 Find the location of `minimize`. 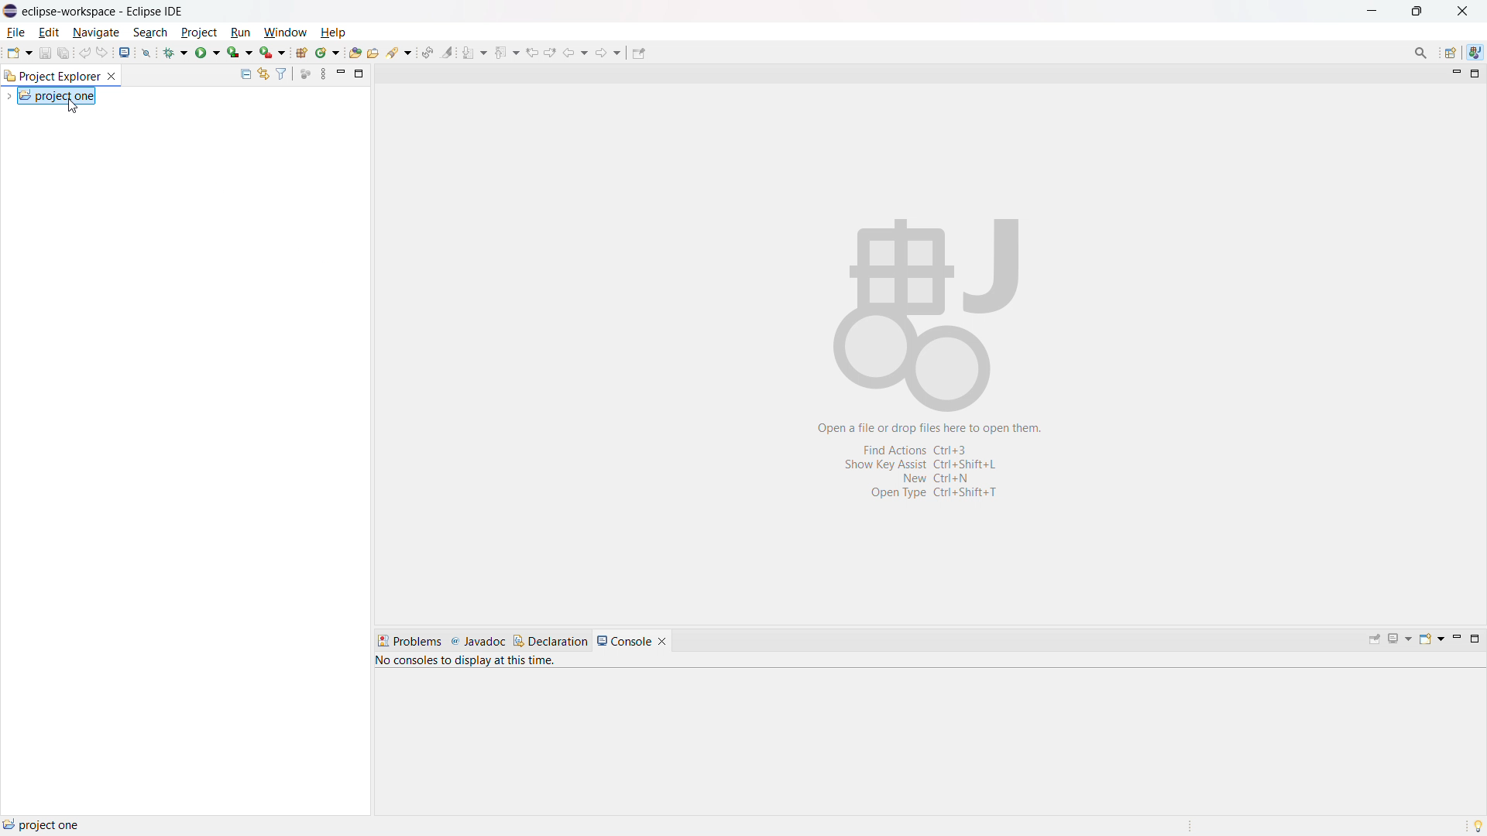

minimize is located at coordinates (341, 74).